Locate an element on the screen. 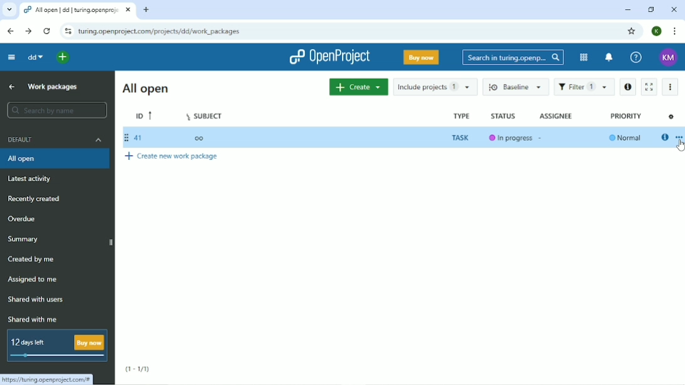 This screenshot has height=385, width=685. OpenProject is located at coordinates (331, 57).